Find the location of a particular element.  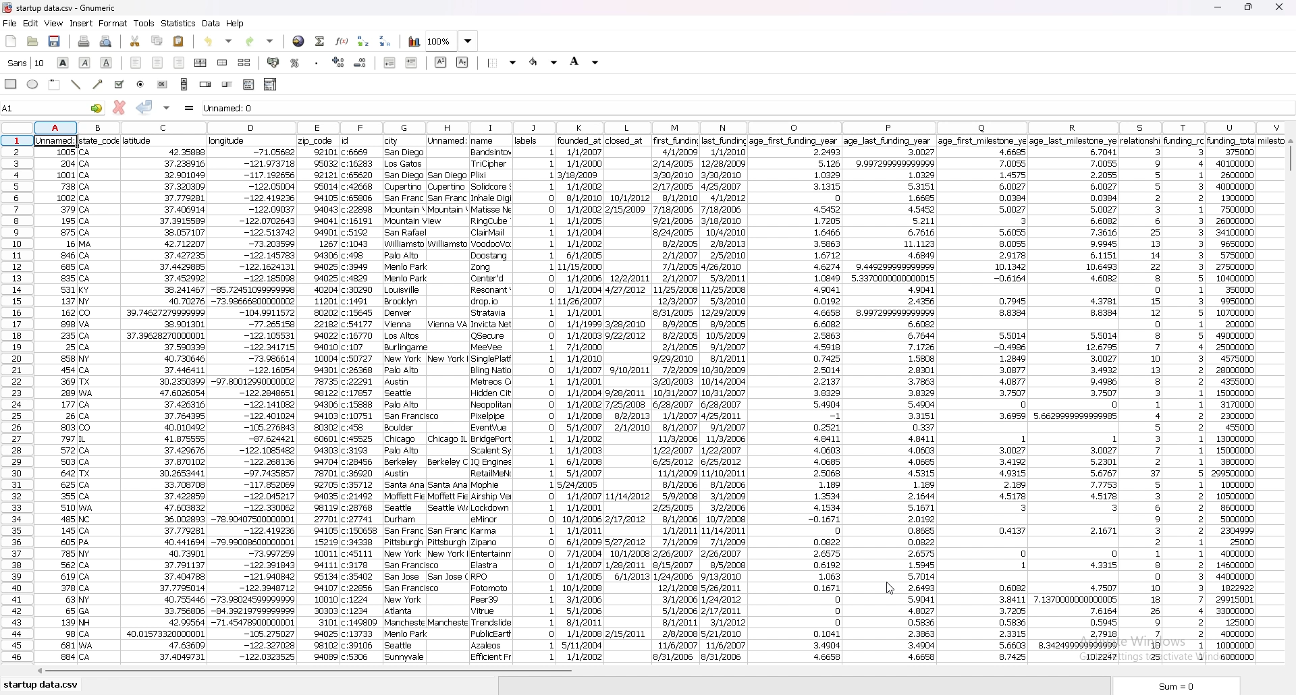

slider is located at coordinates (227, 85).